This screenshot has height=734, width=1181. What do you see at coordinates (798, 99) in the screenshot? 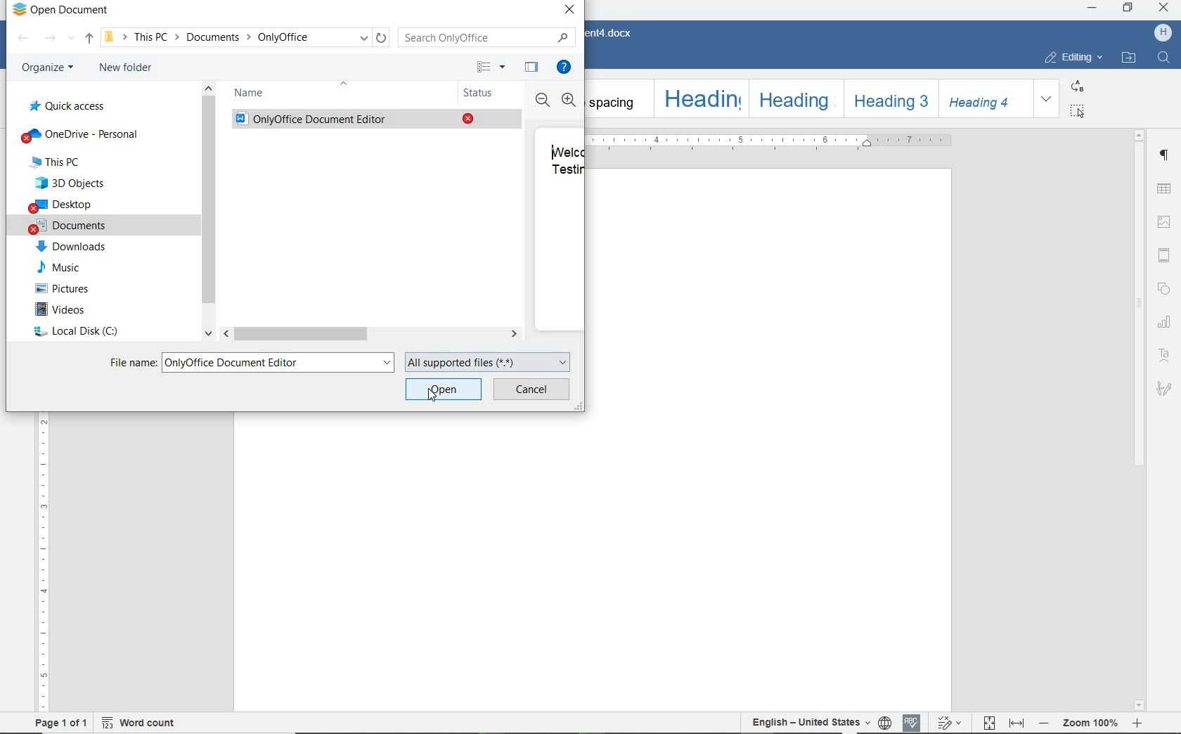
I see `Heading 2` at bounding box center [798, 99].